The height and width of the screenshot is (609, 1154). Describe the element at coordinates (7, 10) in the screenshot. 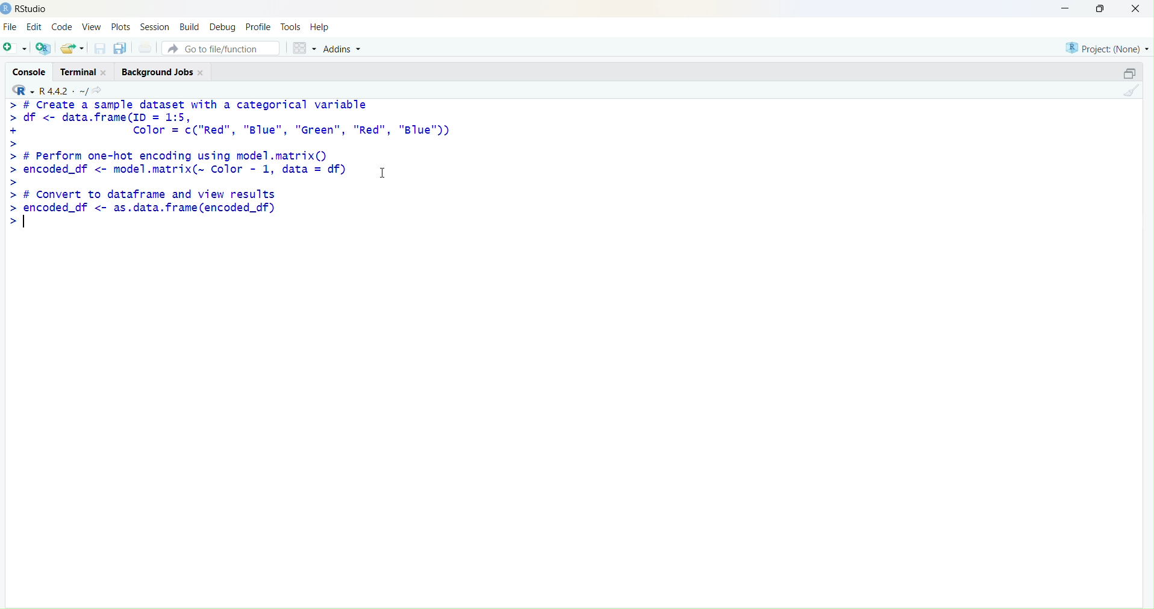

I see `logo` at that location.